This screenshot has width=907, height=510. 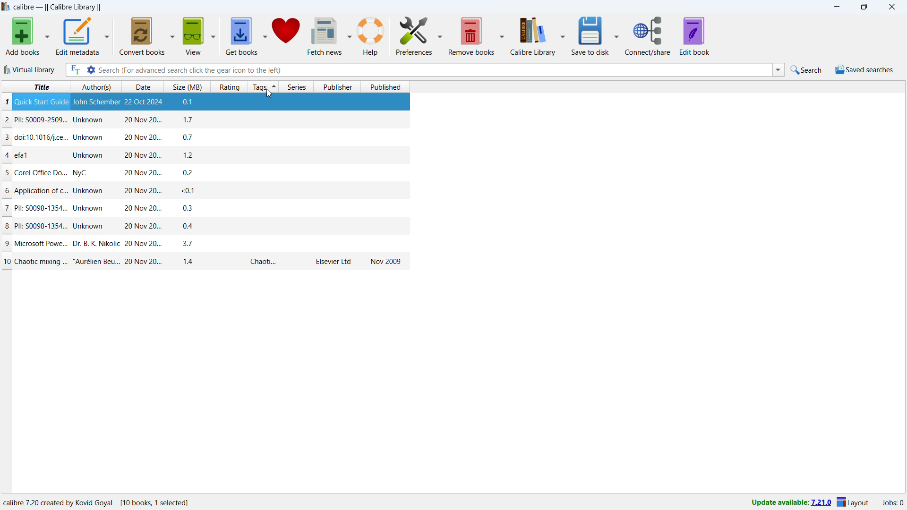 I want to click on sort by authors, so click(x=96, y=86).